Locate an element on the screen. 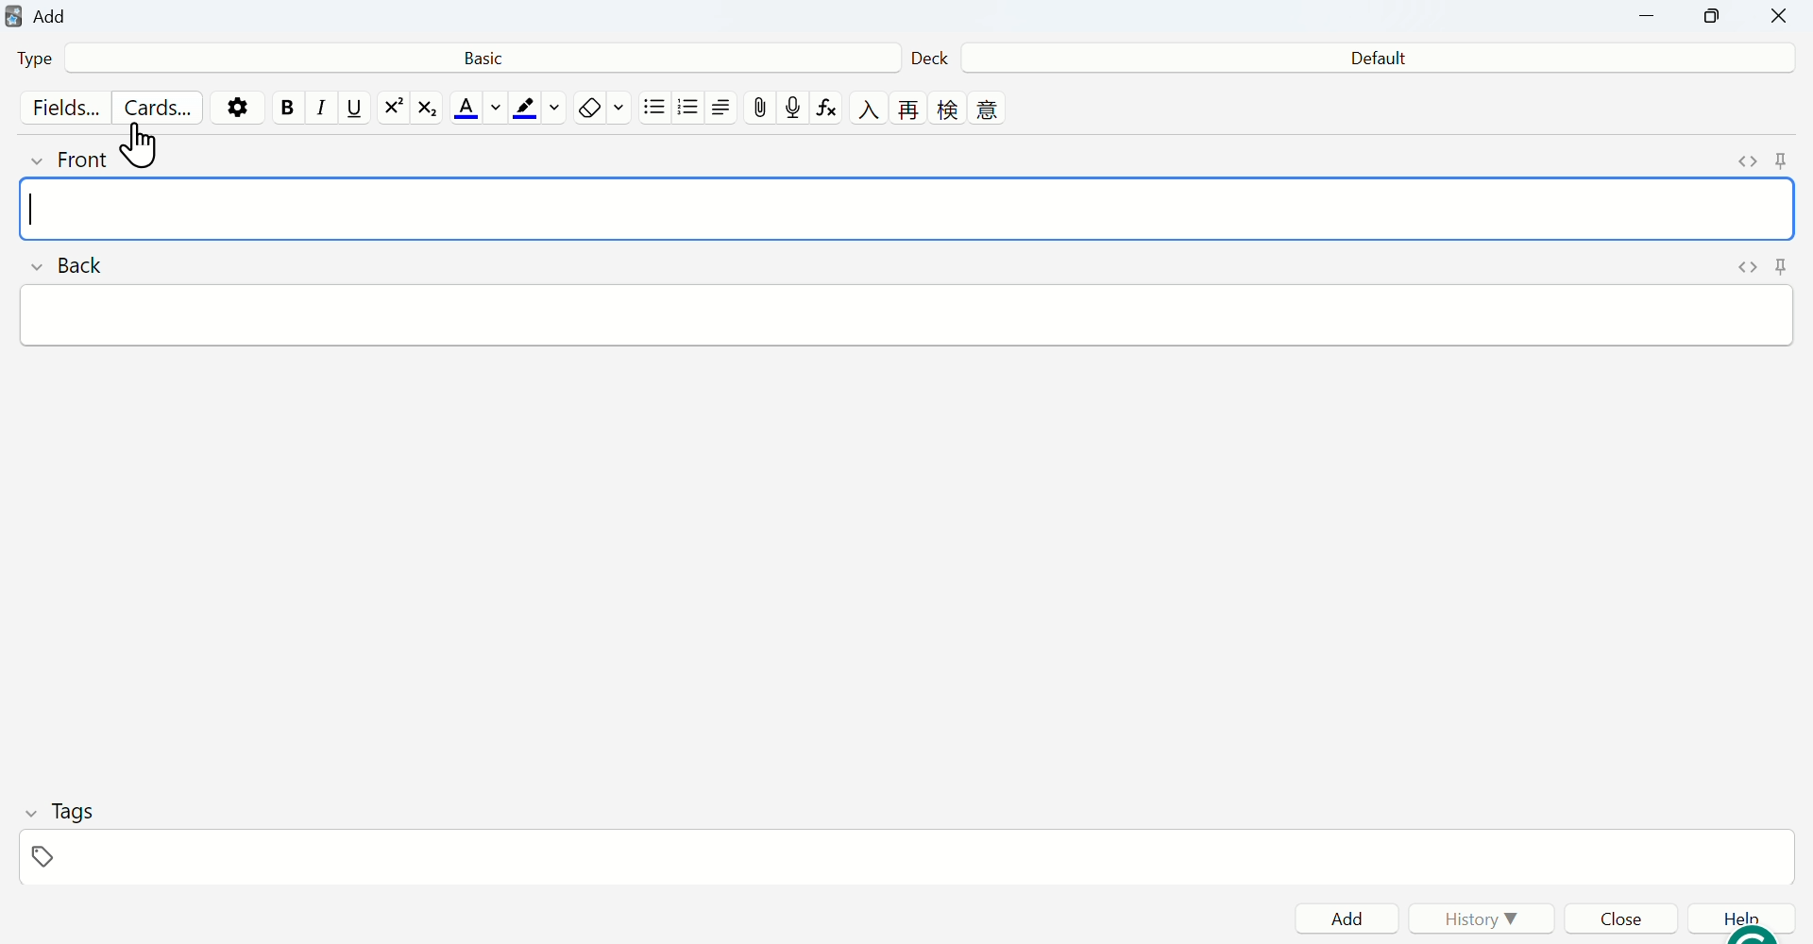  alignment is located at coordinates (721, 108).